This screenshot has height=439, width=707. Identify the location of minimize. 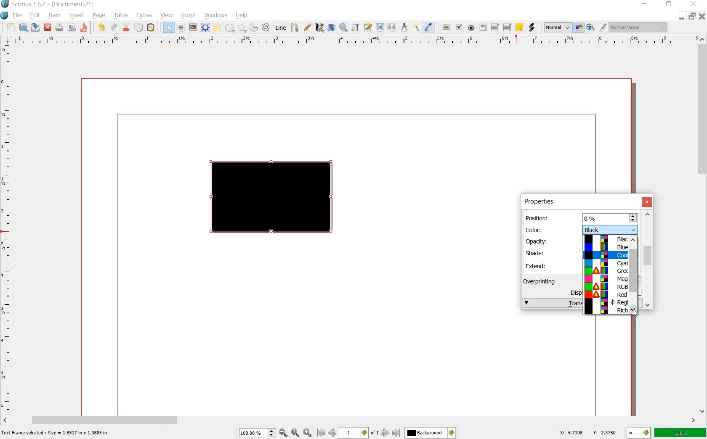
(645, 4).